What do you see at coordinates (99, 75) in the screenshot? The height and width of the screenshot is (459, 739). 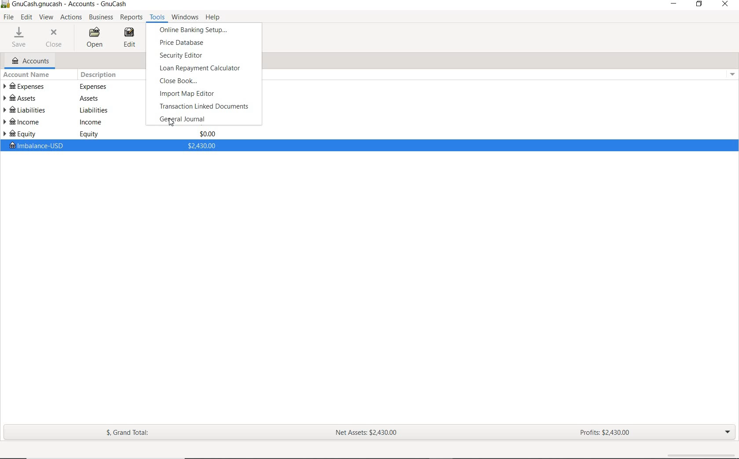 I see `DESCRIPTION` at bounding box center [99, 75].